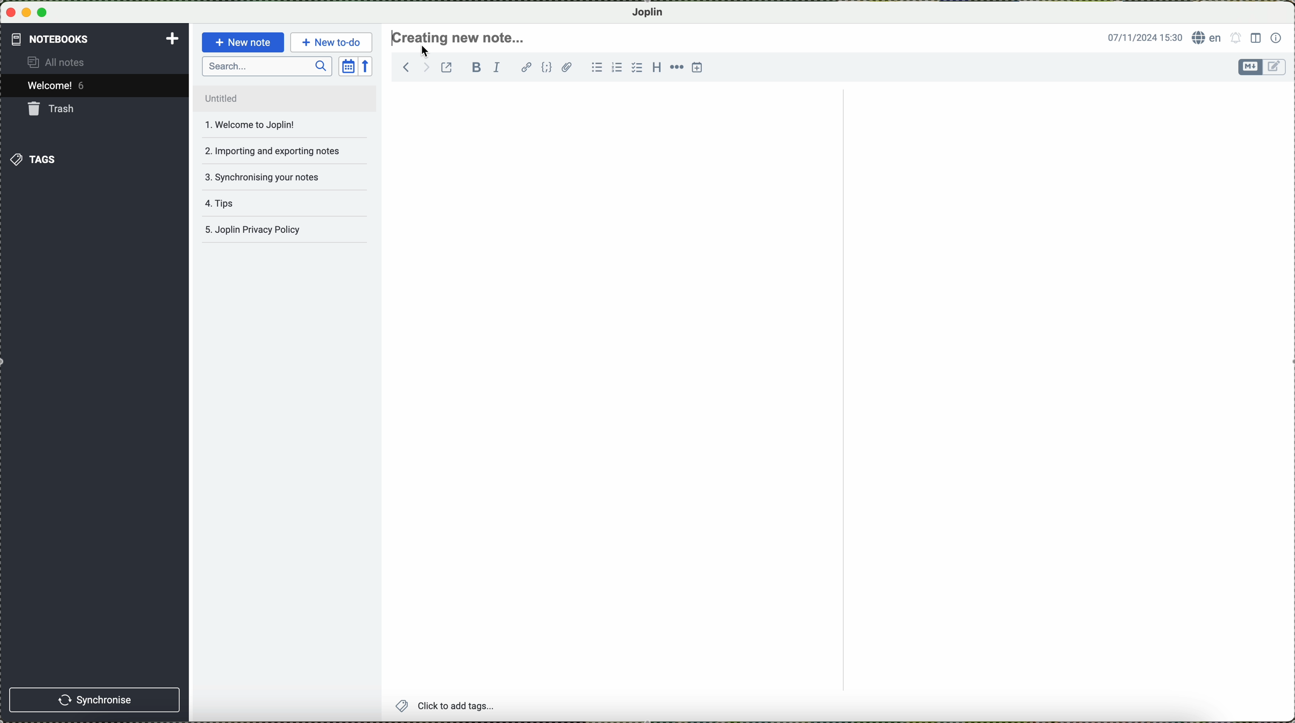  Describe the element at coordinates (96, 699) in the screenshot. I see `synchronise button` at that location.